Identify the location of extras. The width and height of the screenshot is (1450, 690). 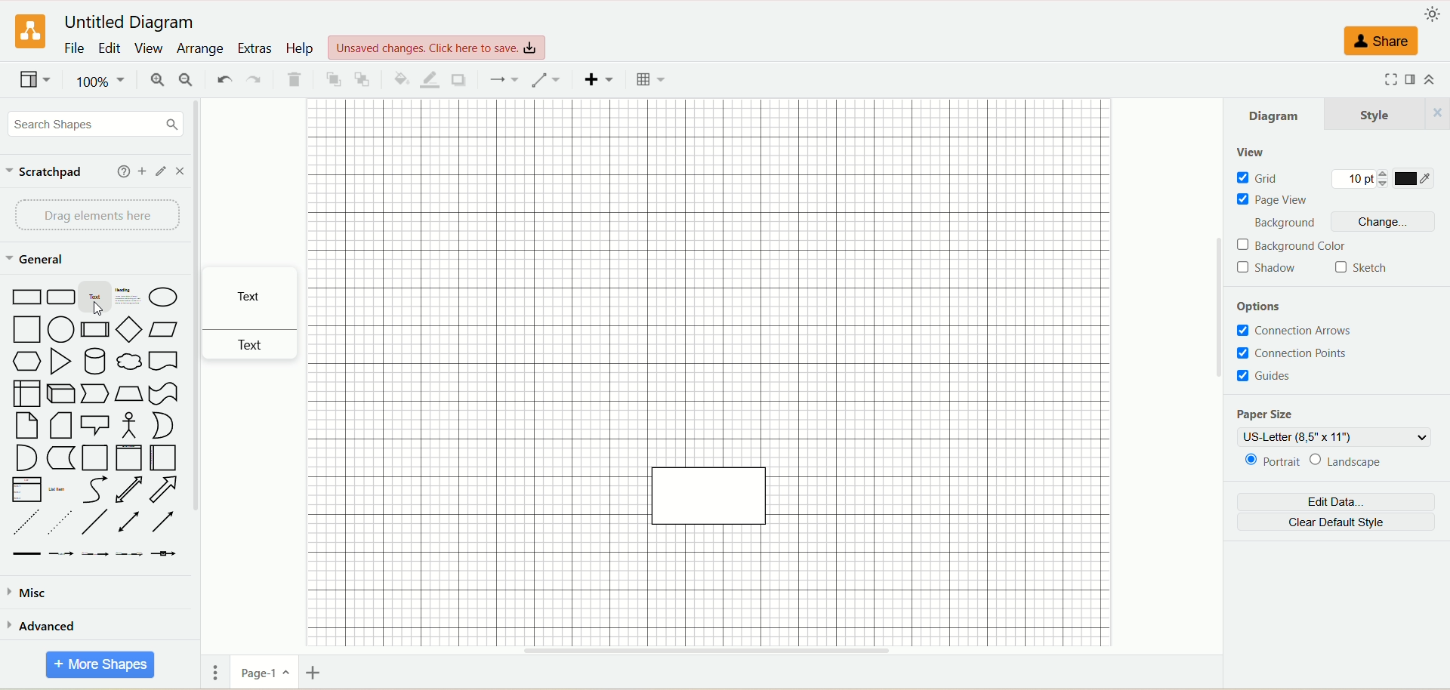
(255, 47).